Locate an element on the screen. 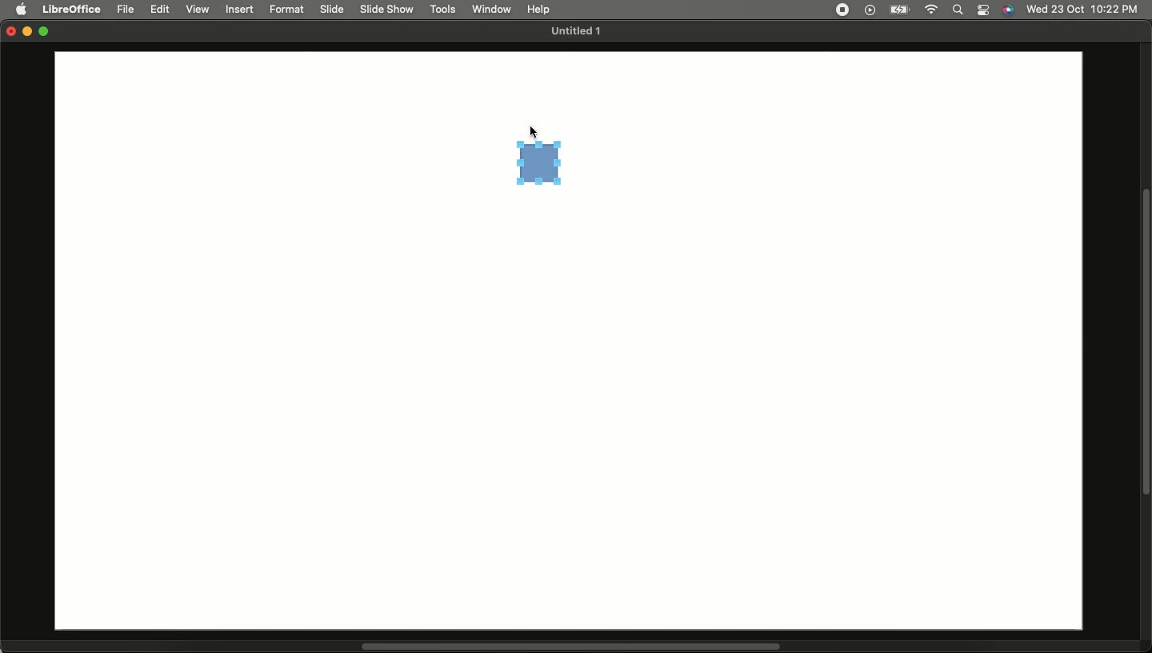 The image size is (1152, 653). cursor is located at coordinates (533, 132).